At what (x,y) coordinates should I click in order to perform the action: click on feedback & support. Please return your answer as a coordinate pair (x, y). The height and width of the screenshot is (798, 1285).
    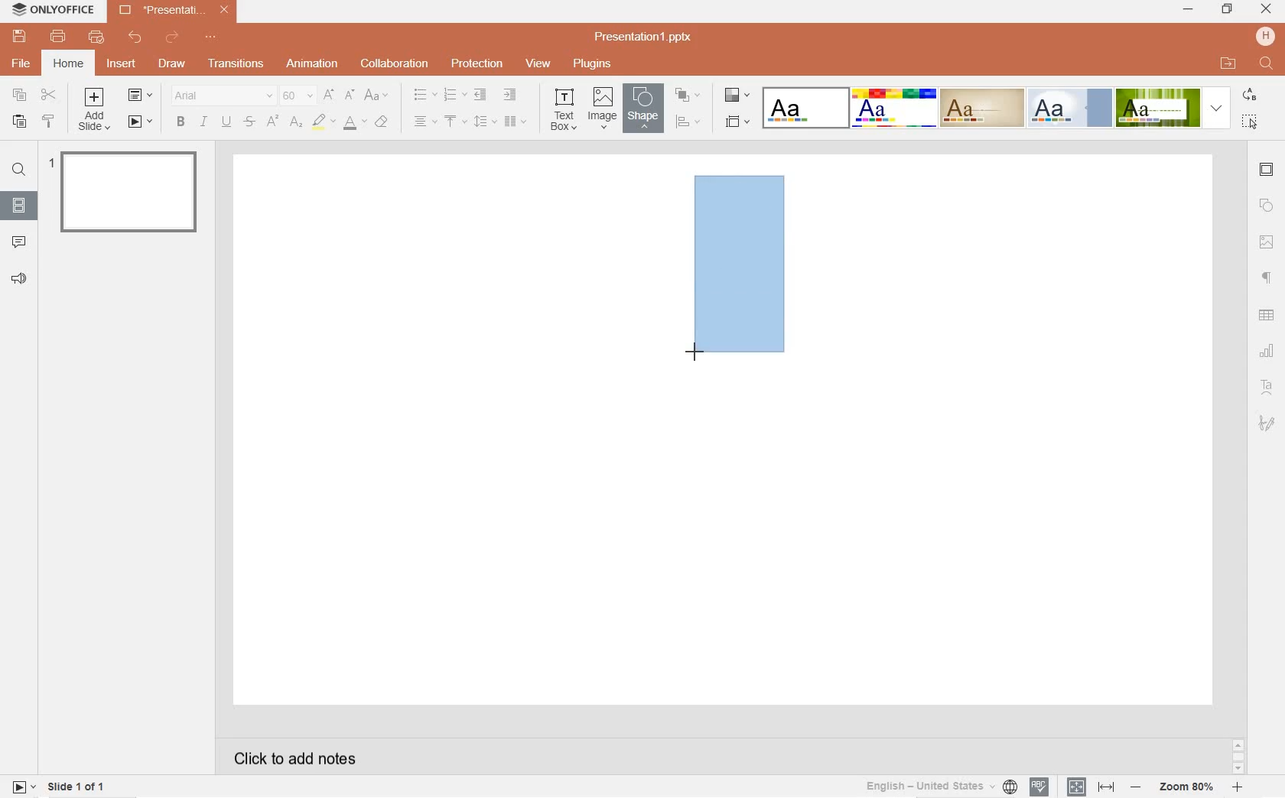
    Looking at the image, I should click on (18, 279).